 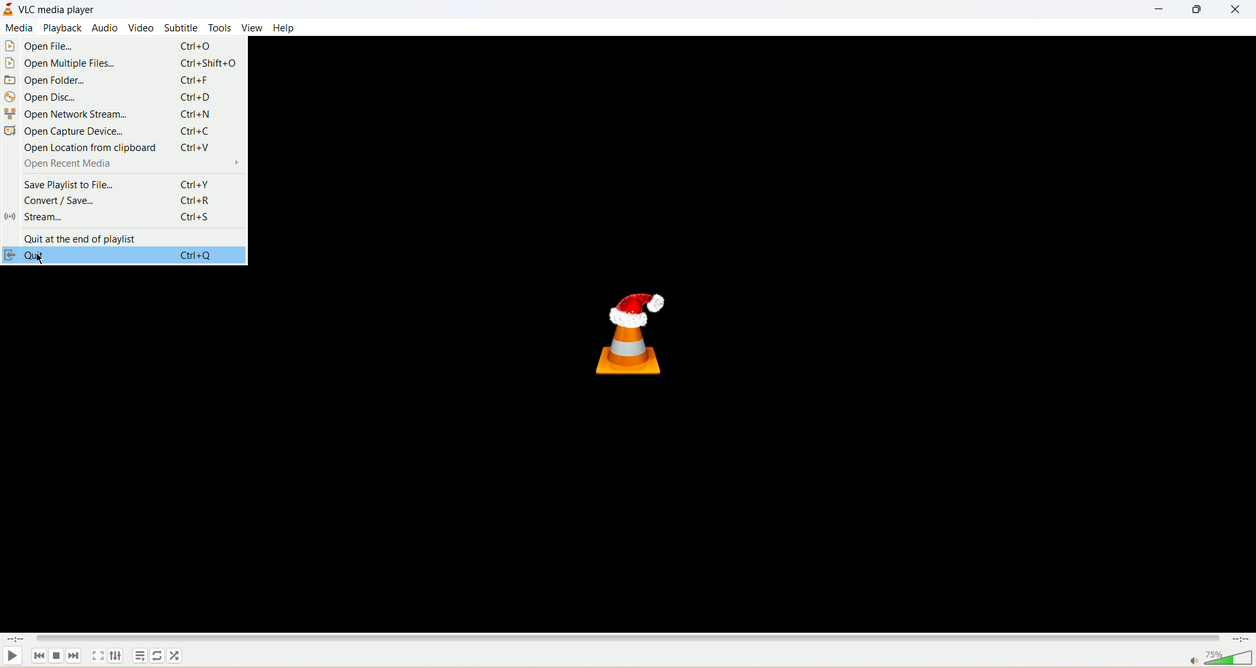 What do you see at coordinates (116, 656) in the screenshot?
I see `extended settings` at bounding box center [116, 656].